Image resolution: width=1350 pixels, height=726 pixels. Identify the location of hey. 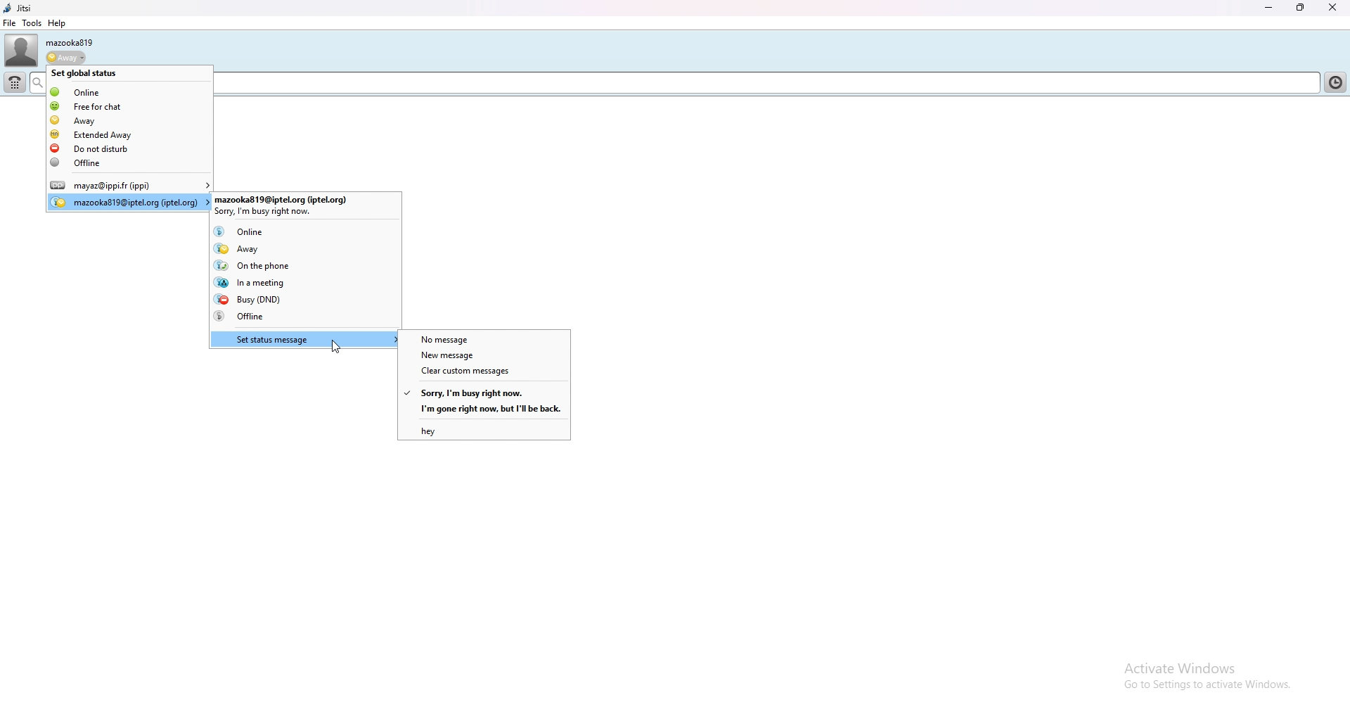
(484, 430).